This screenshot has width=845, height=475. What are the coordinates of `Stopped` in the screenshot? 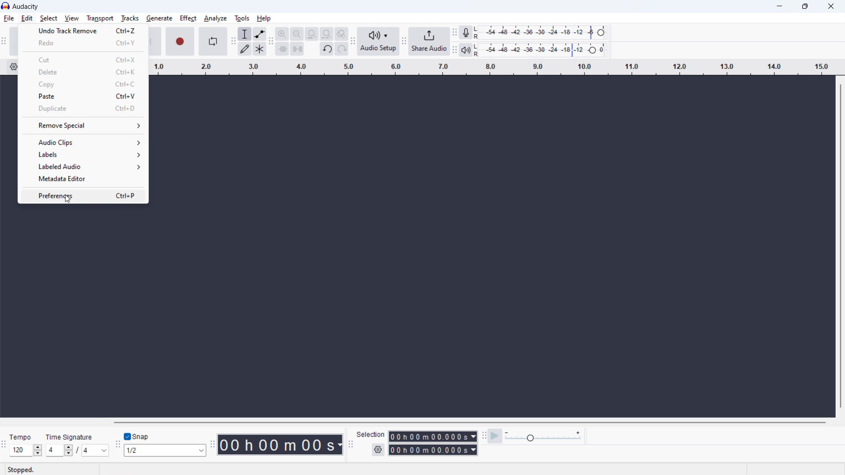 It's located at (23, 469).